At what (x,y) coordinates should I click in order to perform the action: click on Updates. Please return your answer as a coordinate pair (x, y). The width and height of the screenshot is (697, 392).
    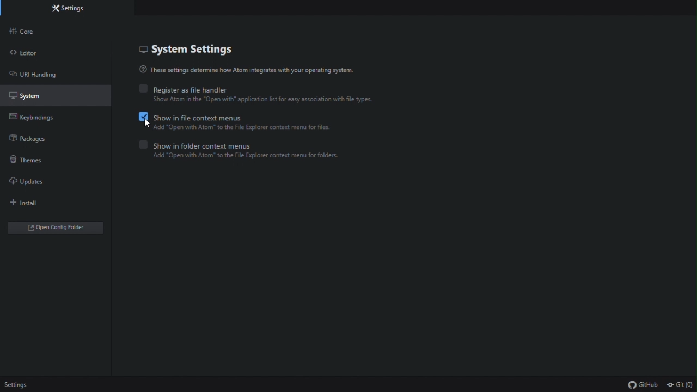
    Looking at the image, I should click on (38, 185).